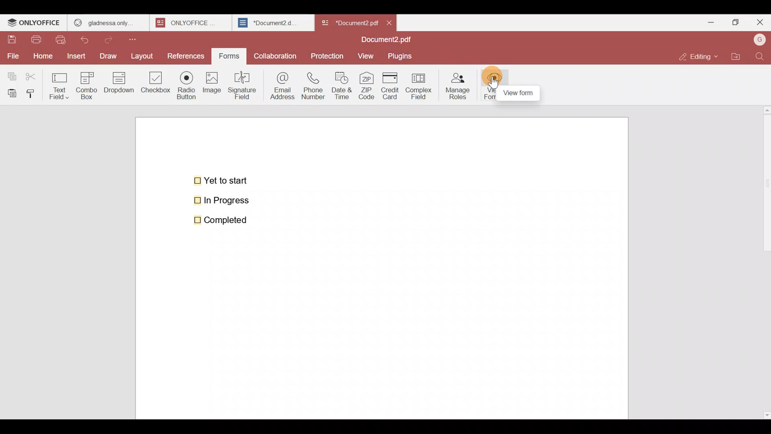  Describe the element at coordinates (155, 85) in the screenshot. I see `Checkbox` at that location.